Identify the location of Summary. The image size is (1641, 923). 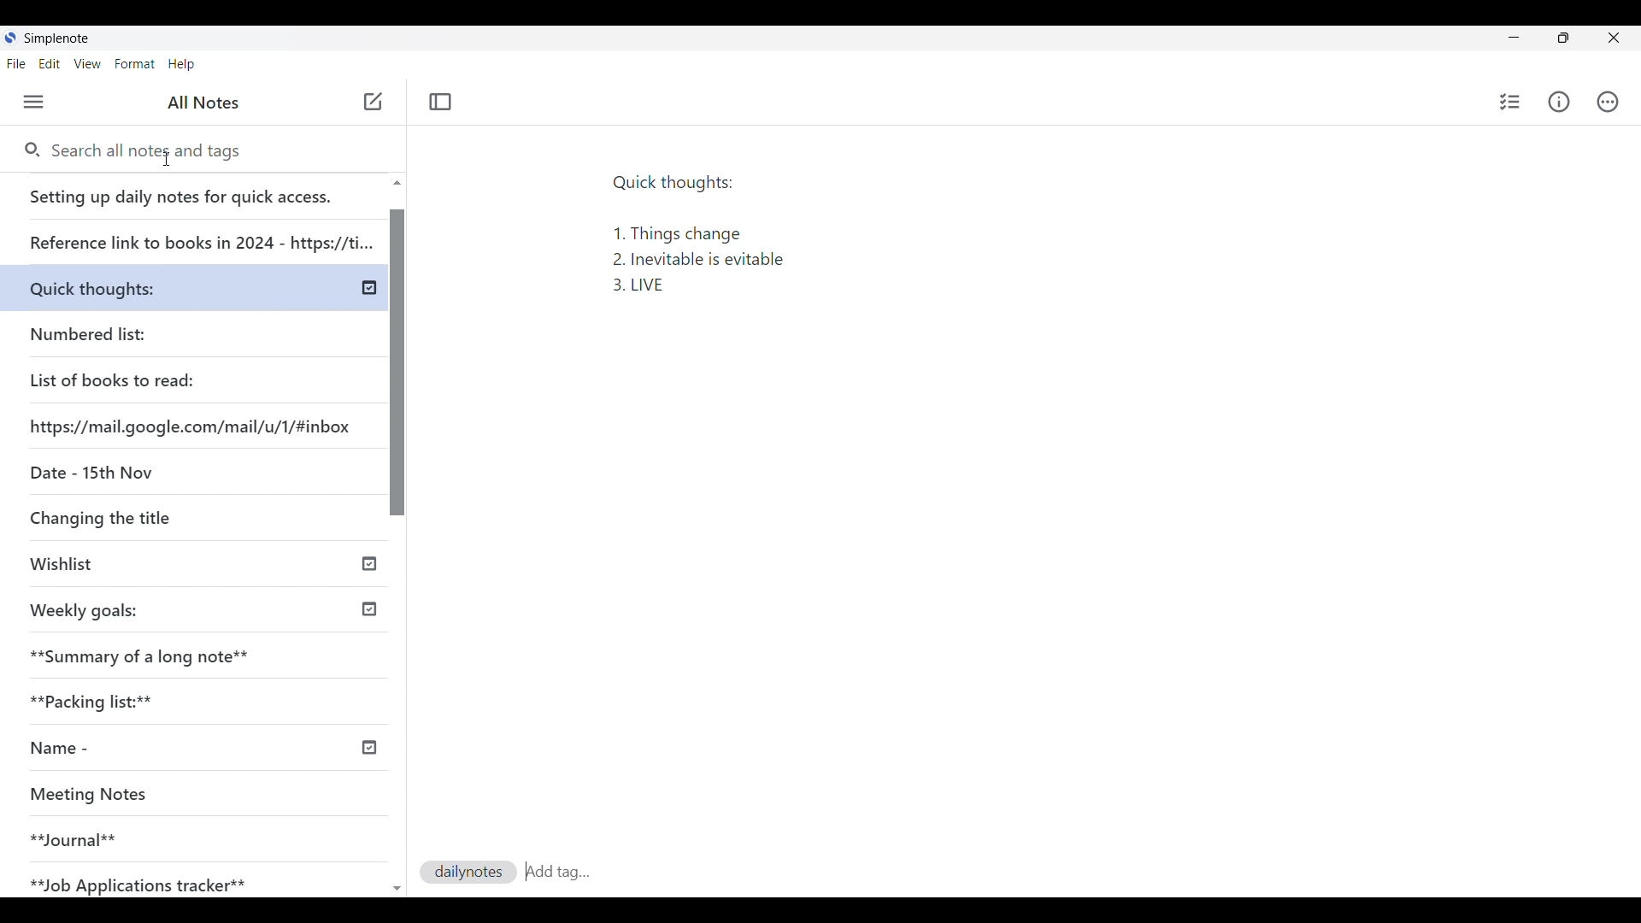
(204, 651).